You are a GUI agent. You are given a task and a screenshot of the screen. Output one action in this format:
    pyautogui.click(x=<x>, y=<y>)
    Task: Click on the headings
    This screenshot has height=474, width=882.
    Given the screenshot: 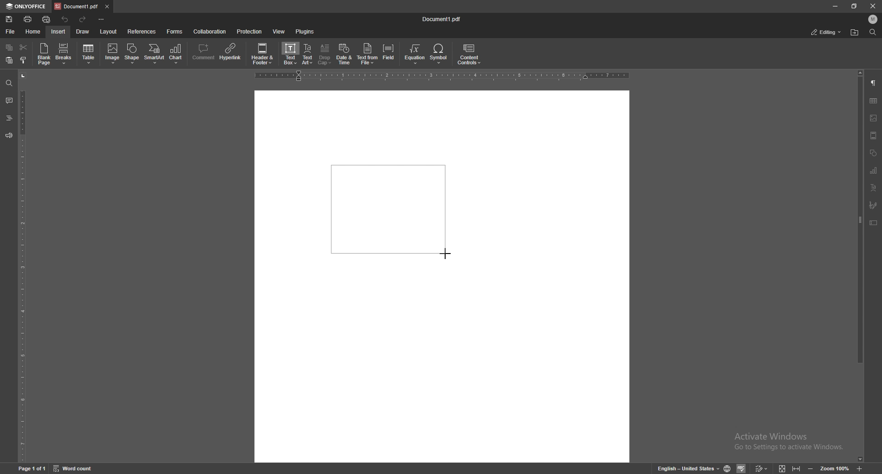 What is the action you would take?
    pyautogui.click(x=9, y=118)
    